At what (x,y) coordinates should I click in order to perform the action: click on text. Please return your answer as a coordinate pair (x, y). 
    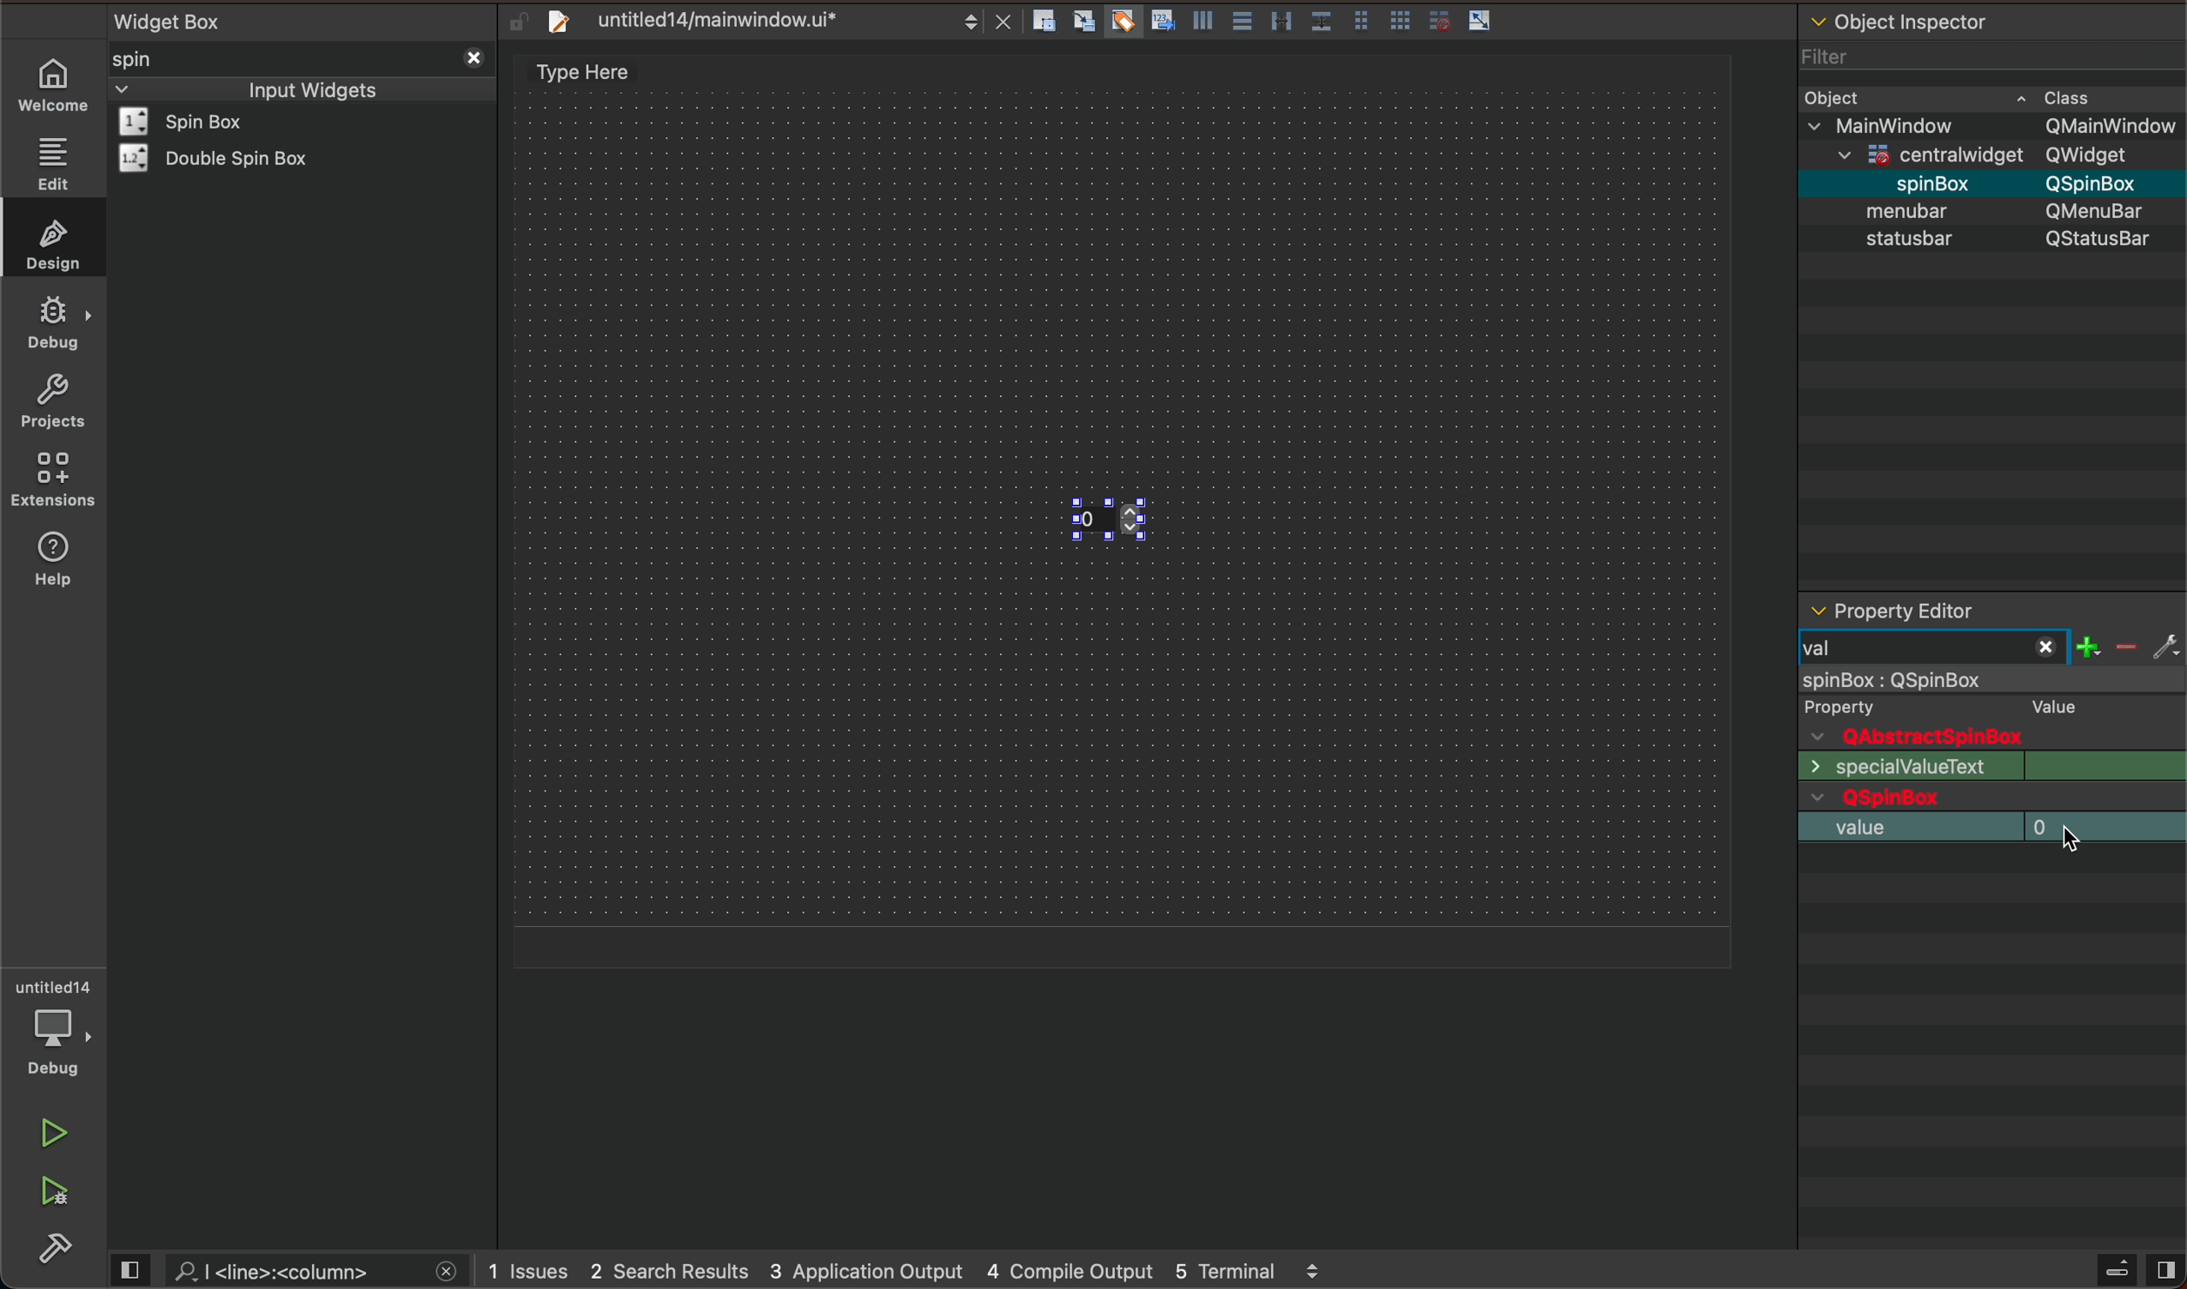
    Looking at the image, I should click on (1899, 767).